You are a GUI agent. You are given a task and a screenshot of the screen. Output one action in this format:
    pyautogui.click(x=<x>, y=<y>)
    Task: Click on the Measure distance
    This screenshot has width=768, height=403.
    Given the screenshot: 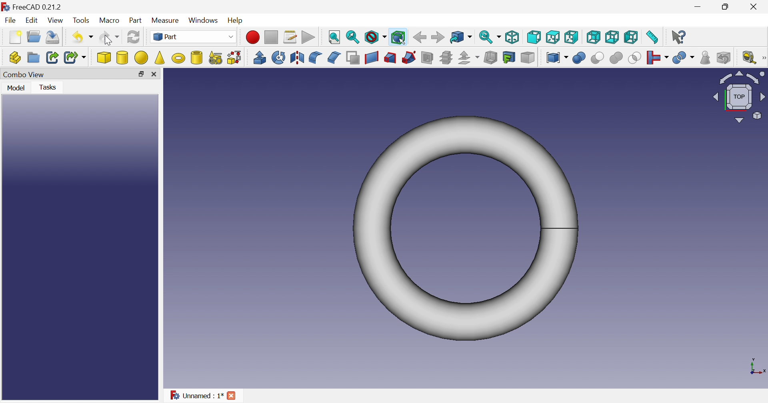 What is the action you would take?
    pyautogui.click(x=653, y=37)
    